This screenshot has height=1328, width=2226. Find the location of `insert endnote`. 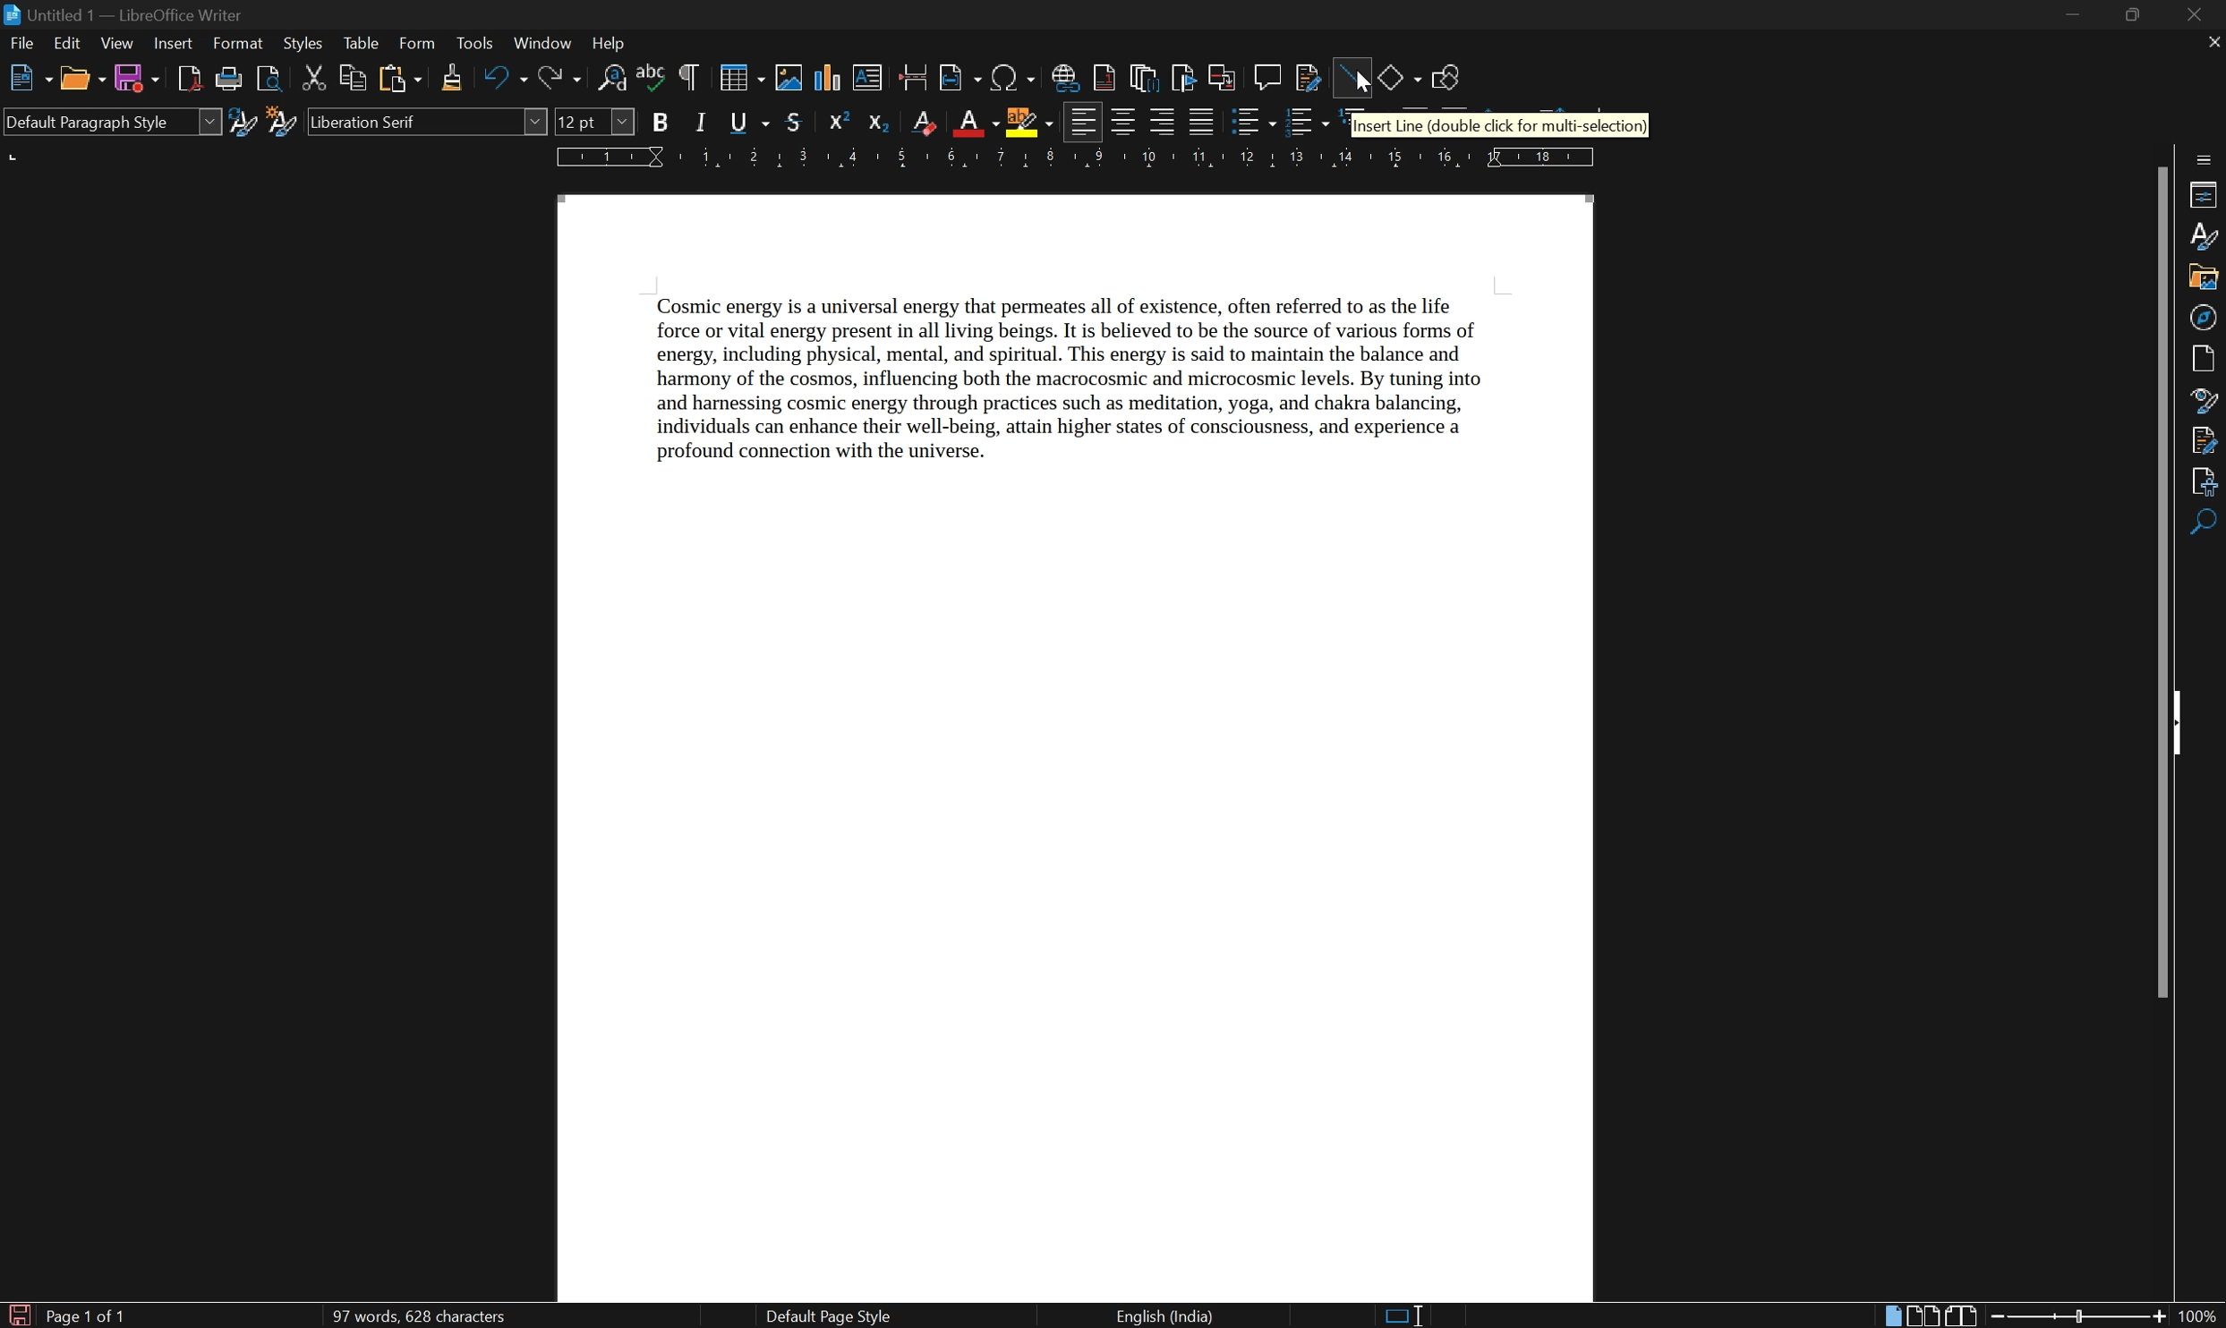

insert endnote is located at coordinates (1142, 78).